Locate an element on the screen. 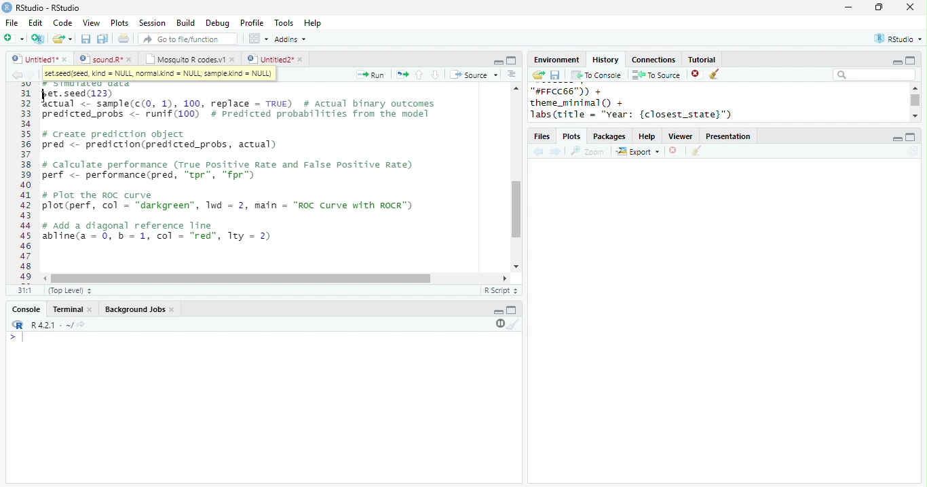 This screenshot has width=927, height=487. # Create prediction object
pred <- prediction(predicted_probs, actual) is located at coordinates (159, 140).